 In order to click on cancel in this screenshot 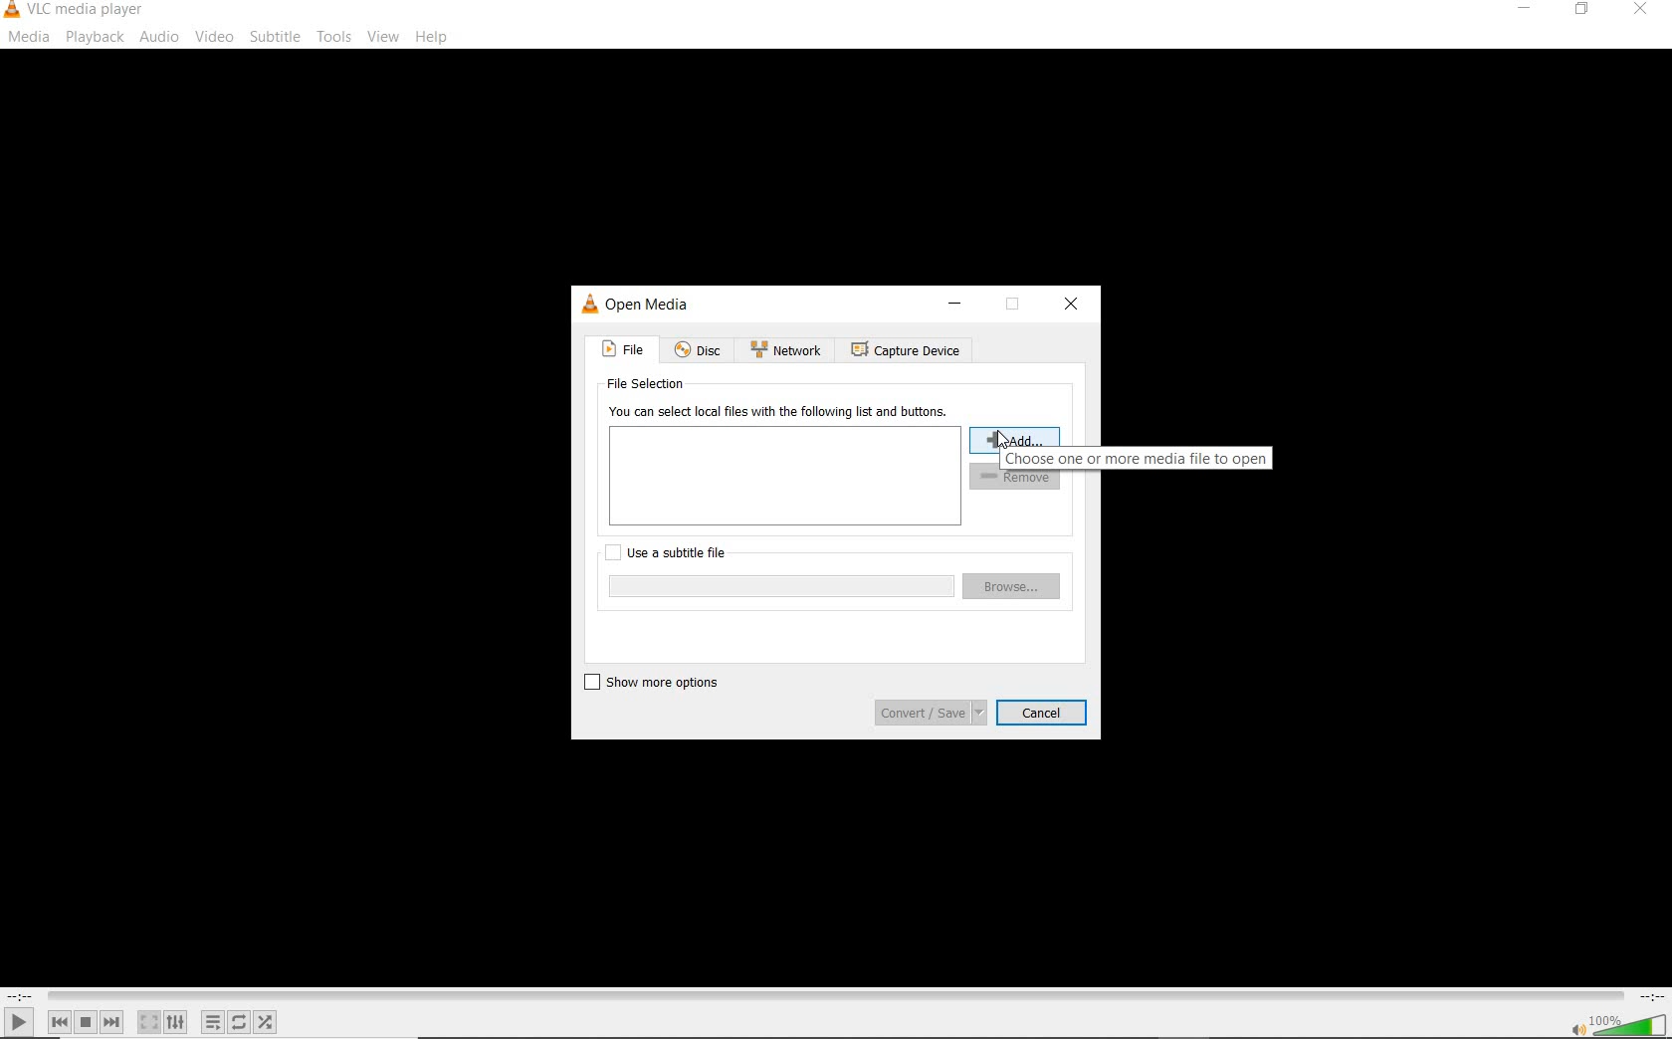, I will do `click(1042, 712)`.